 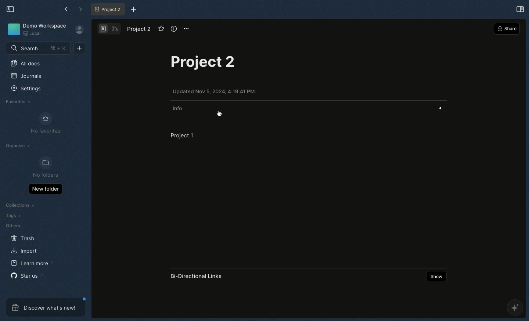 What do you see at coordinates (12, 226) in the screenshot?
I see `Others` at bounding box center [12, 226].